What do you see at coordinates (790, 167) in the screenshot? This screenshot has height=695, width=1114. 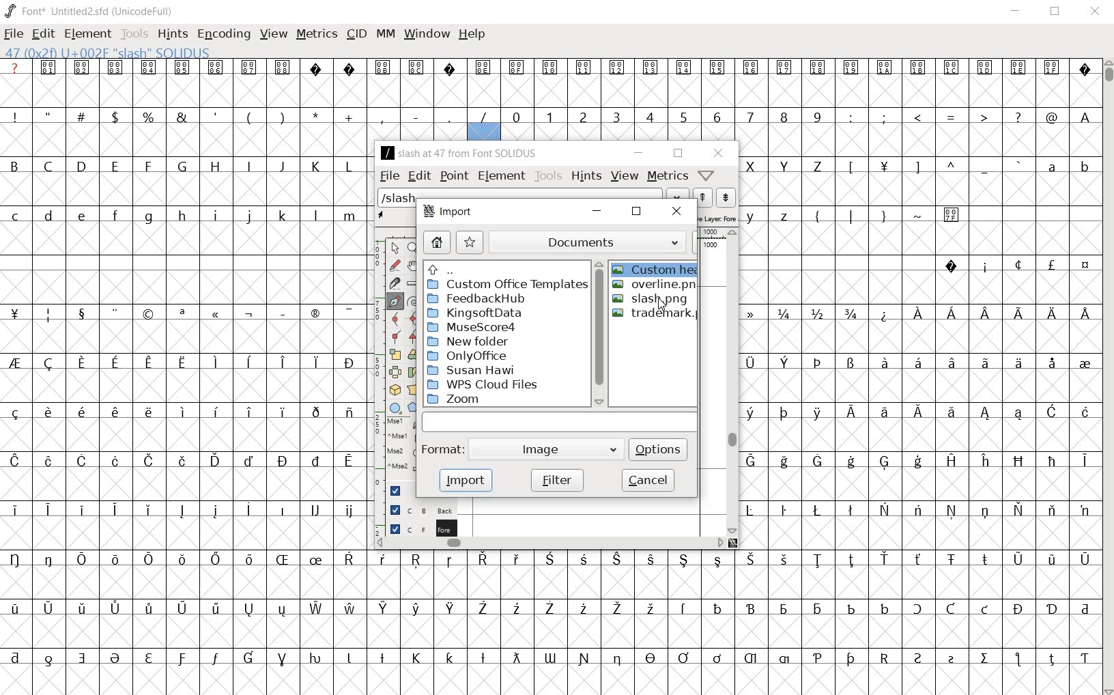 I see `capital letters X - Z` at bounding box center [790, 167].